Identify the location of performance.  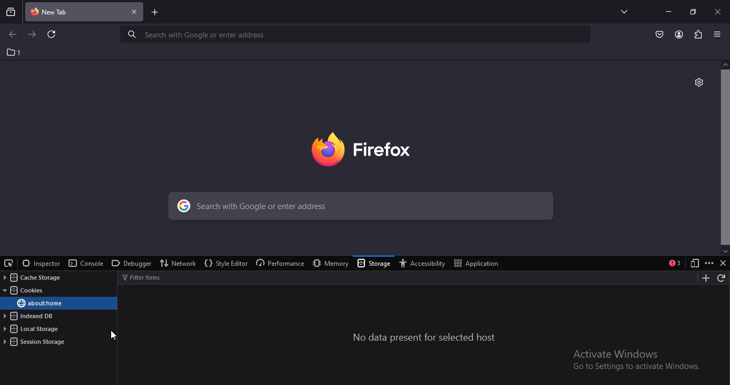
(278, 264).